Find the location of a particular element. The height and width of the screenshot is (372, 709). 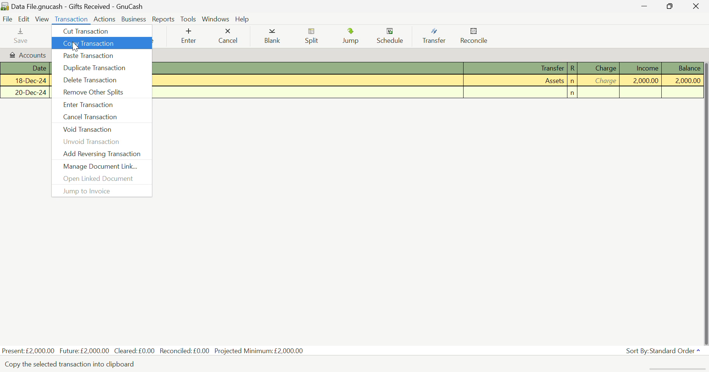

Projected Minimum is located at coordinates (261, 350).